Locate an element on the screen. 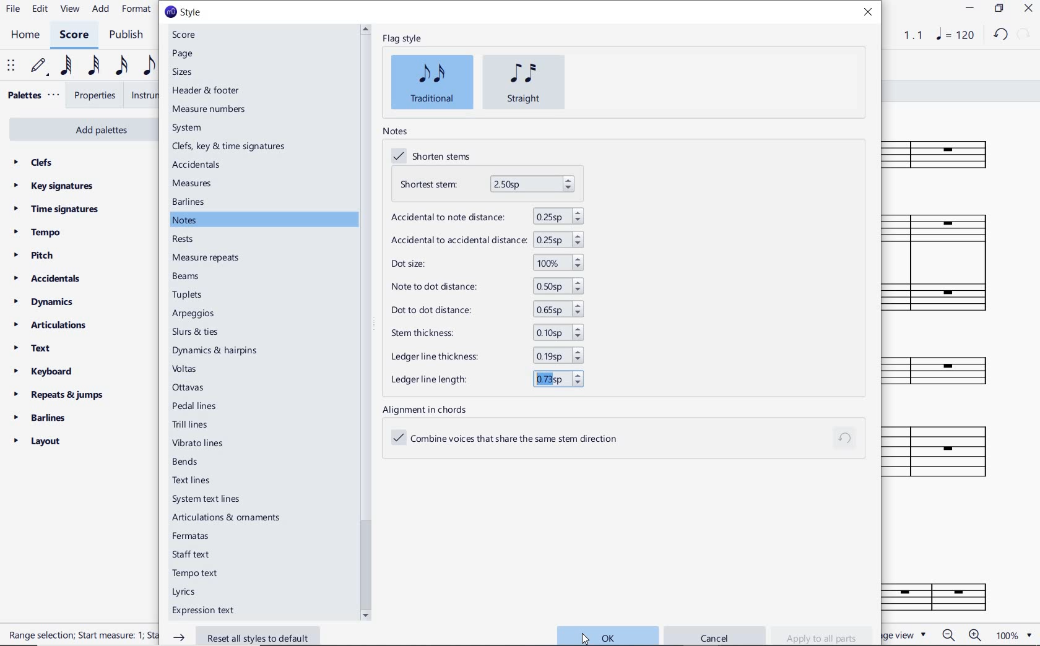 The height and width of the screenshot is (646, 1040). alignment in chords is located at coordinates (428, 410).